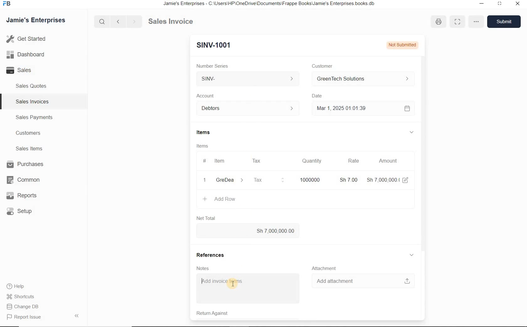 The width and height of the screenshot is (527, 327). Describe the element at coordinates (103, 21) in the screenshot. I see `search` at that location.